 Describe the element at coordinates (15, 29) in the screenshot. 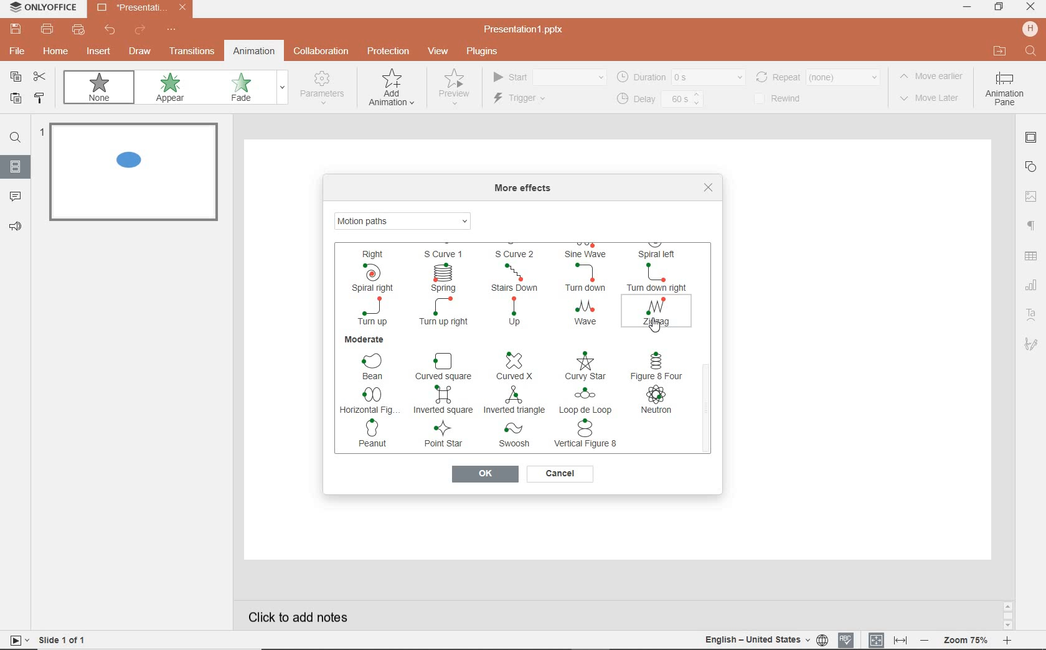

I see `save` at that location.